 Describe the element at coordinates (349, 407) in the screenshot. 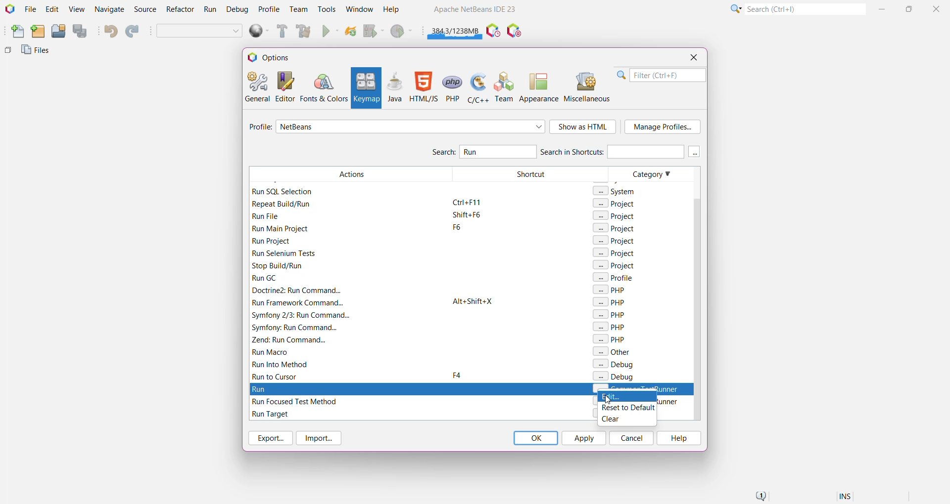

I see `Filtered Actions with Run keyword` at that location.